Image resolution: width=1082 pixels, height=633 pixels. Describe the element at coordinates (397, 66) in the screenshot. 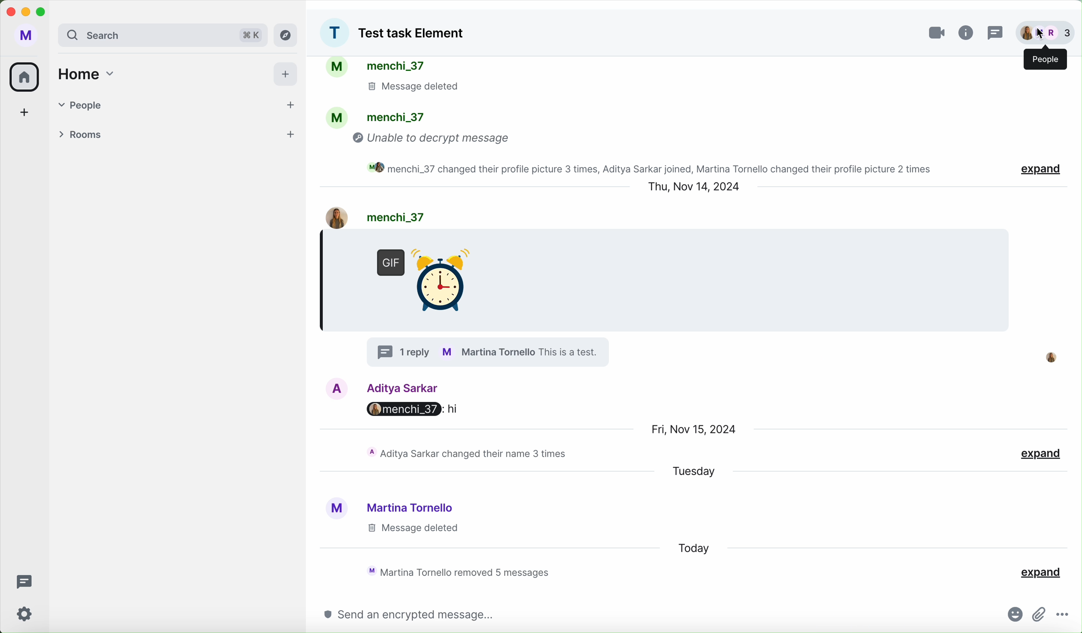

I see `people` at that location.